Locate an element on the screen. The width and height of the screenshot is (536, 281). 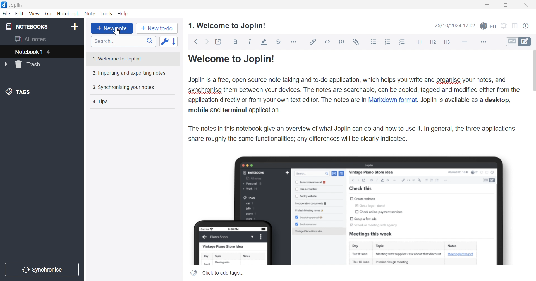
Image is located at coordinates (350, 210).